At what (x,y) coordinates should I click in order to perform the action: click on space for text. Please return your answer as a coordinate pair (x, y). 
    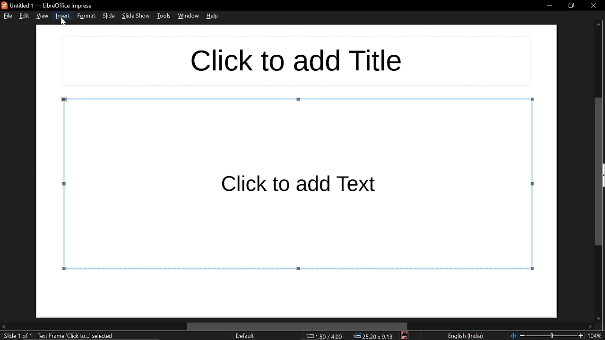
    Looking at the image, I should click on (298, 184).